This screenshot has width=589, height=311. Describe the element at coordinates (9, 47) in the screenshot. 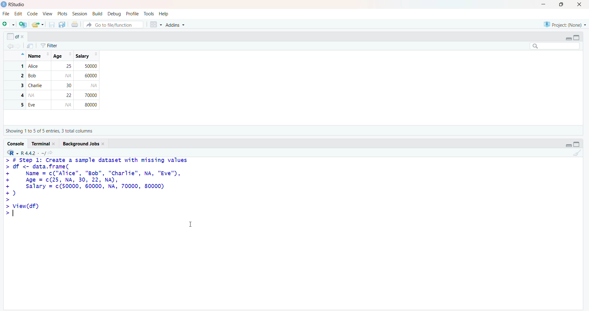

I see `Go back to the previous source location (Ctrl + F9)` at that location.